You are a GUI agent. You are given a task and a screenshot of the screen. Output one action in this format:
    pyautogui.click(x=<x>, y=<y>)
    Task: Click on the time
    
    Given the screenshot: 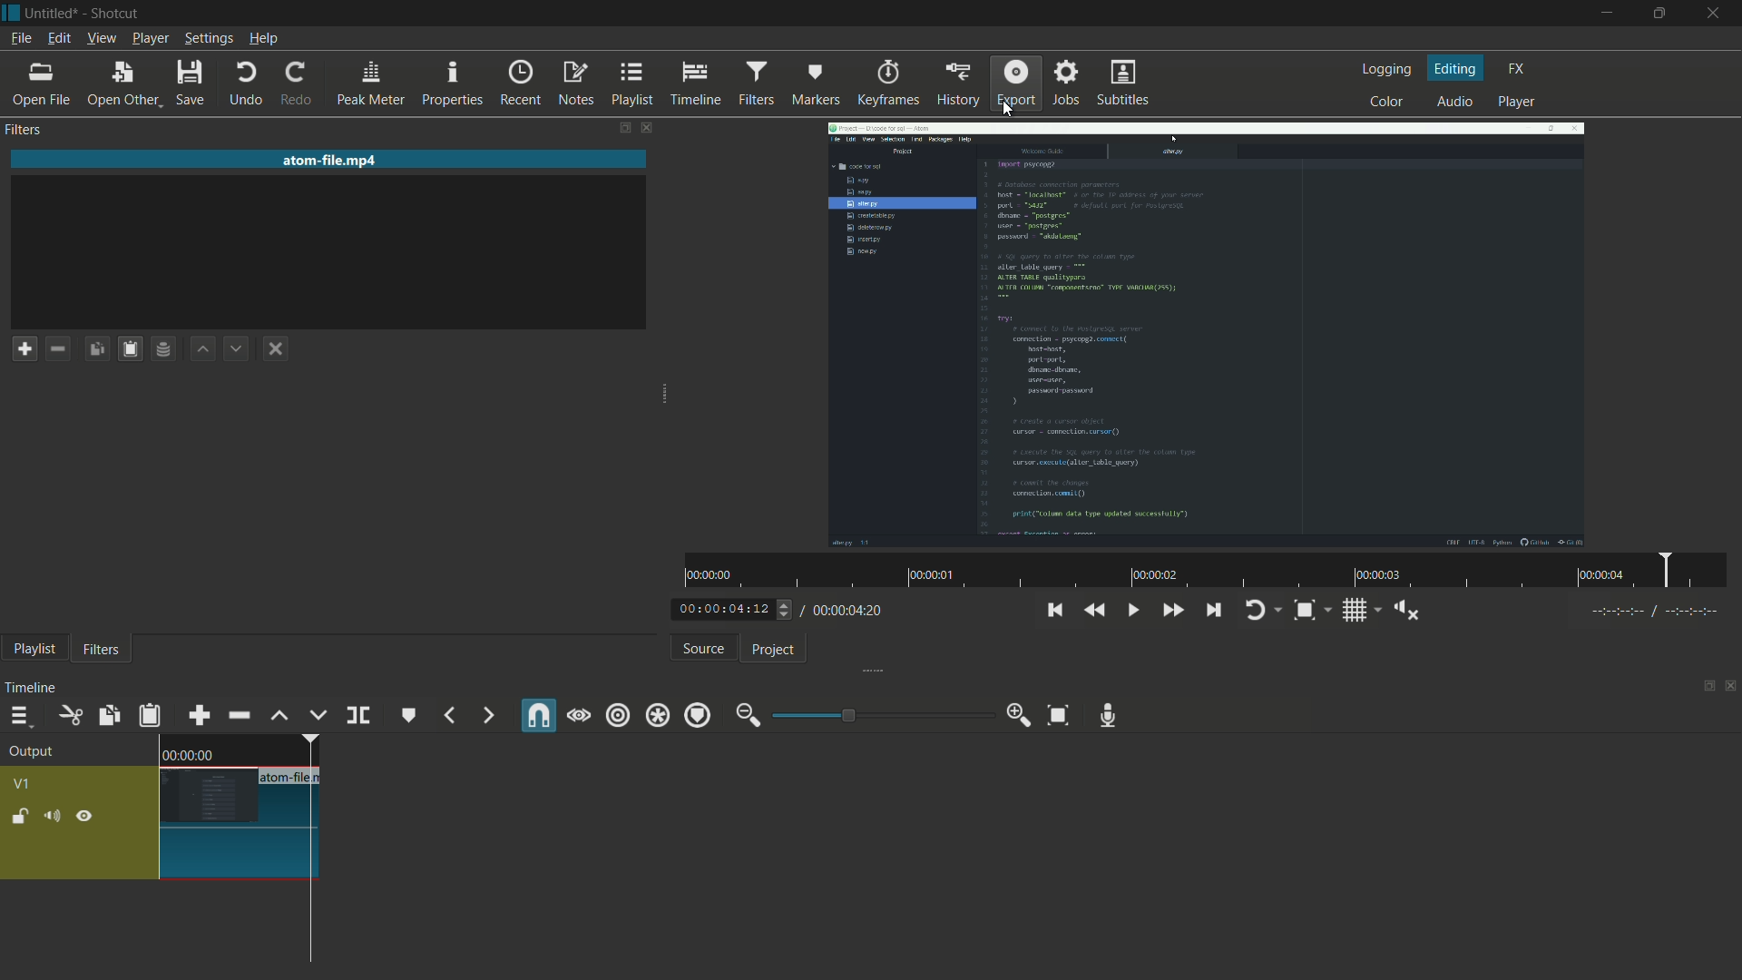 What is the action you would take?
    pyautogui.click(x=188, y=754)
    